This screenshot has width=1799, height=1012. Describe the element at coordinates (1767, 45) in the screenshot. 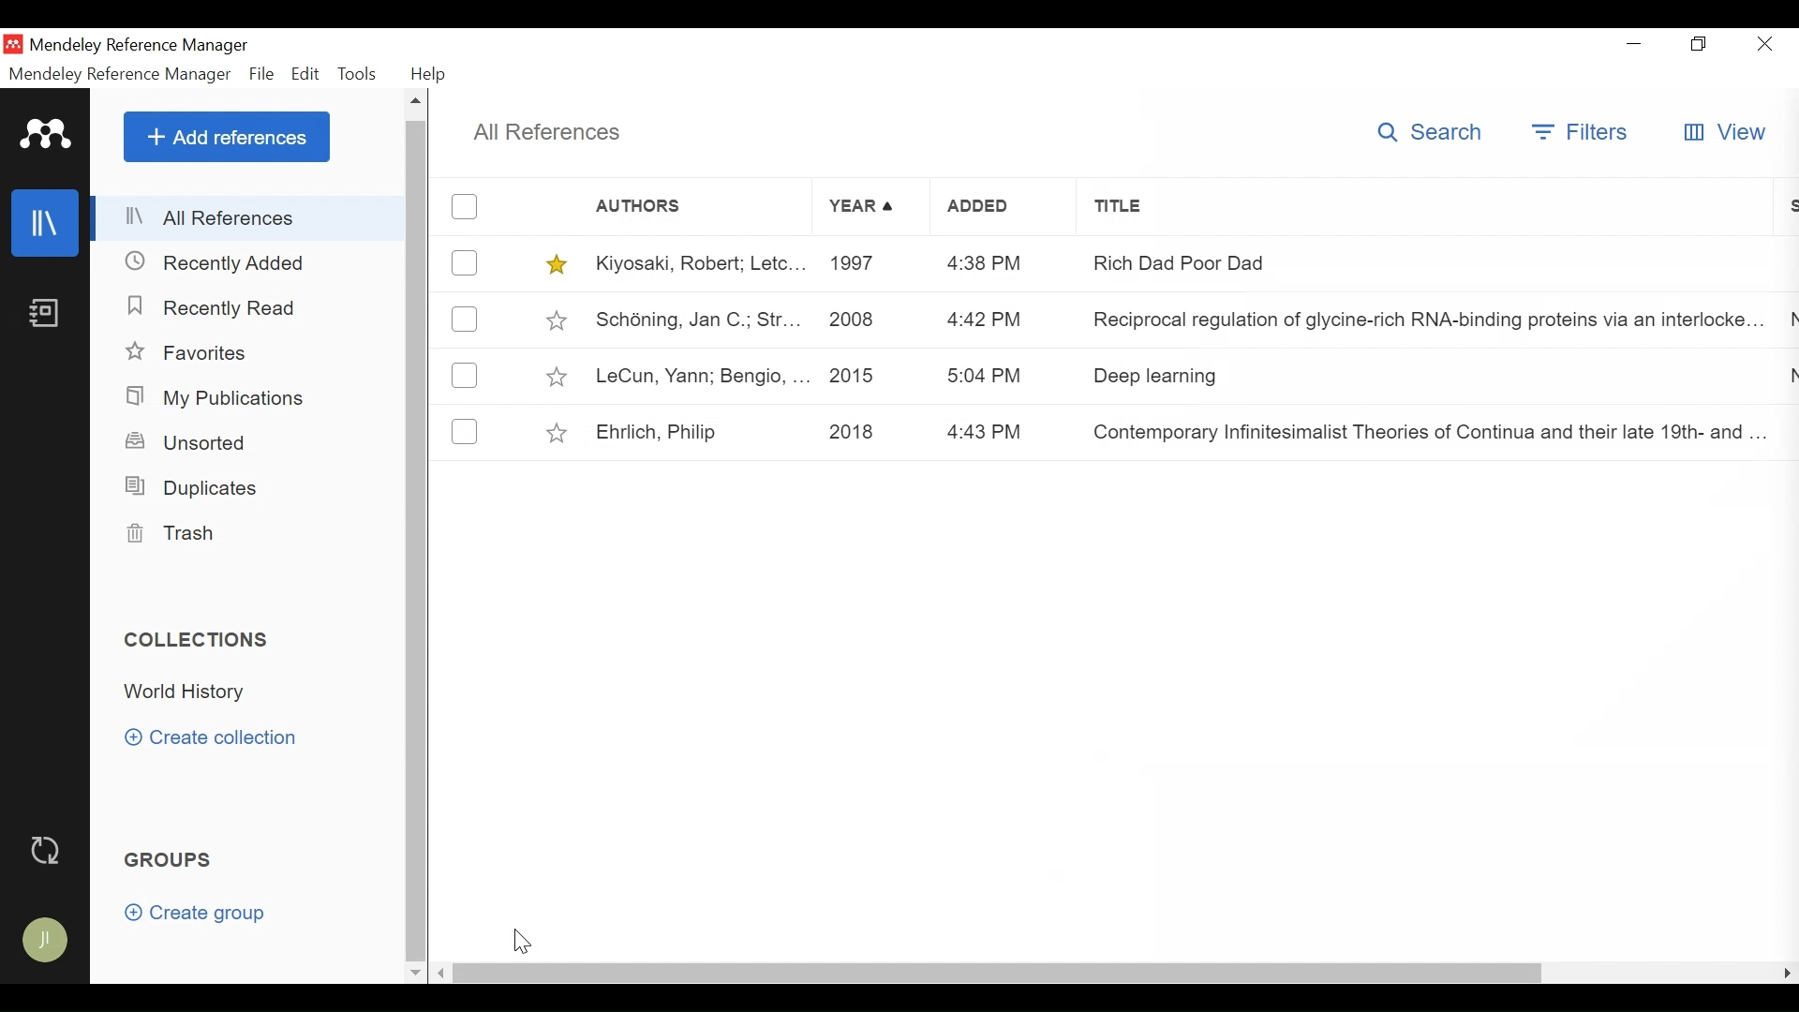

I see `Close` at that location.